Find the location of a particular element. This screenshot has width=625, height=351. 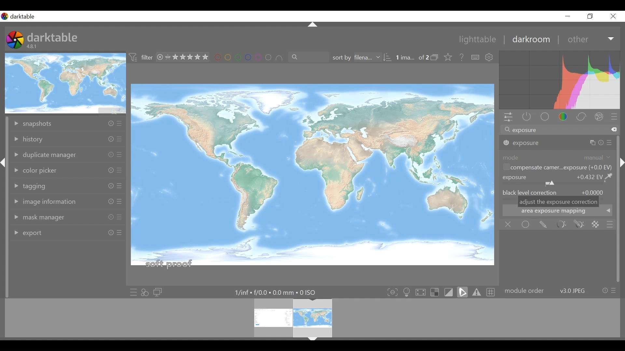

darkroom is located at coordinates (531, 39).